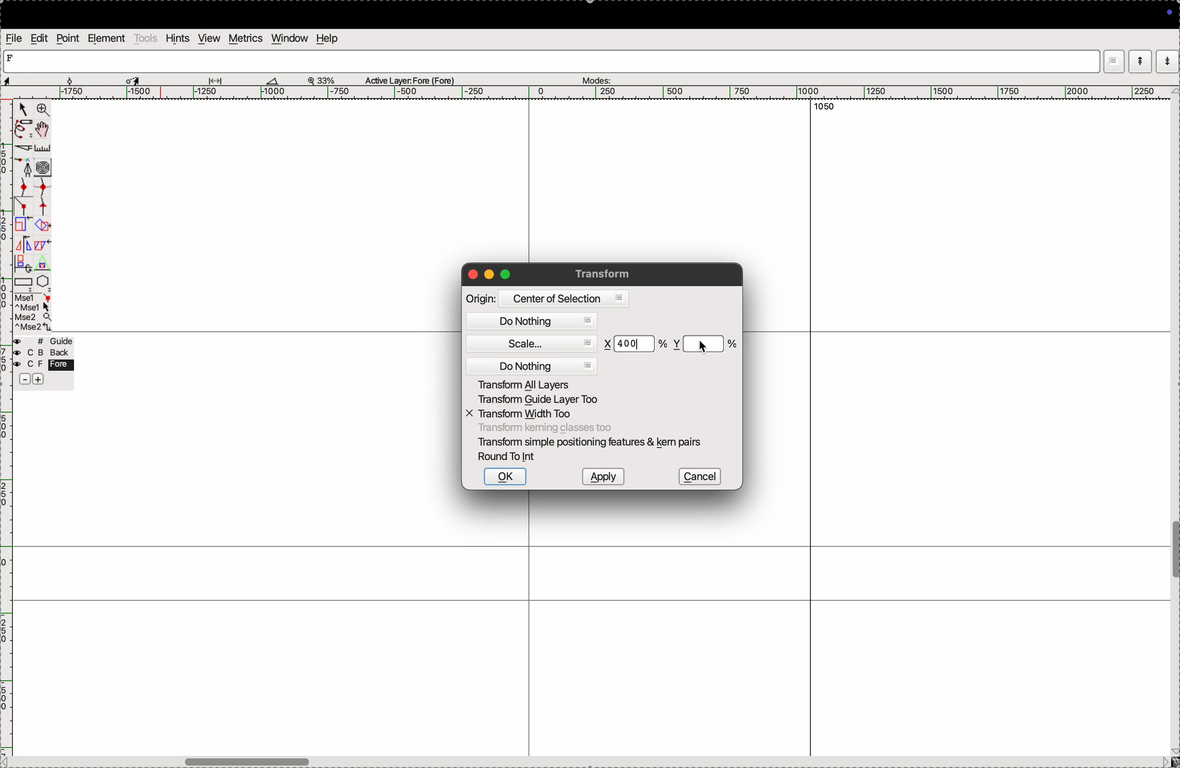  What do you see at coordinates (534, 322) in the screenshot?
I see `do nothing` at bounding box center [534, 322].